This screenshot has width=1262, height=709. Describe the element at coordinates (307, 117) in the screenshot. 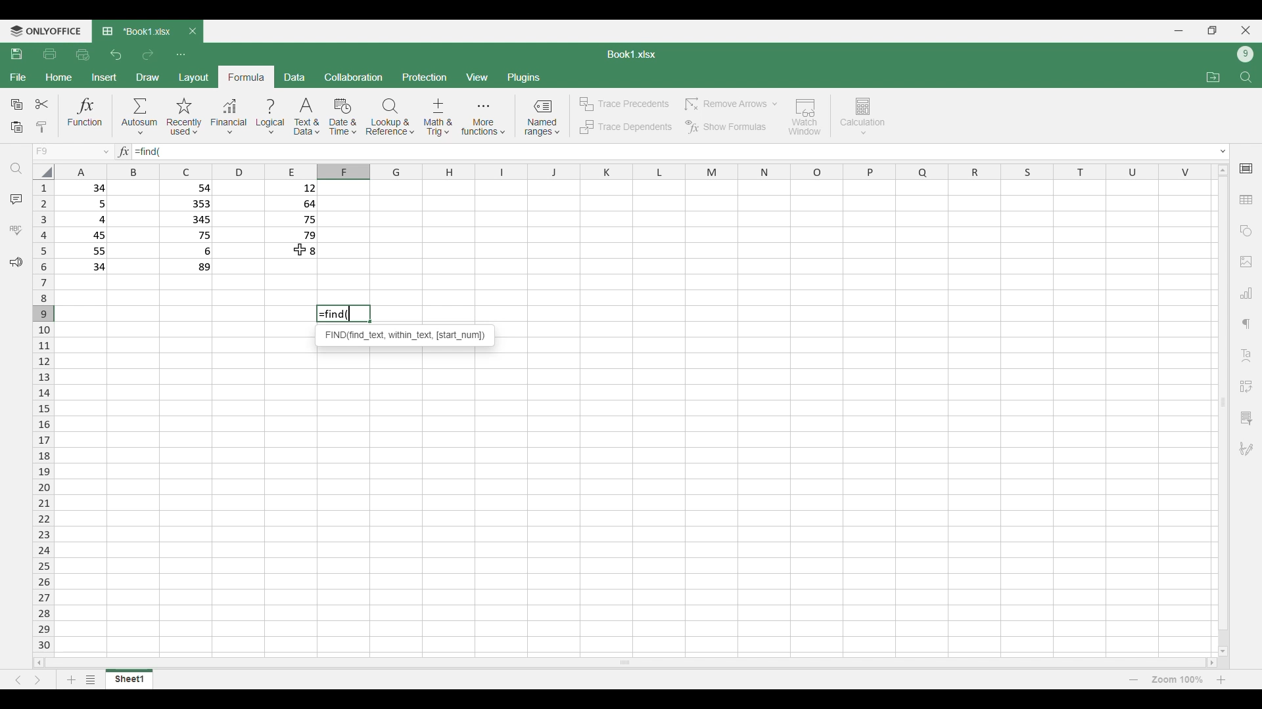

I see `Text and data` at that location.